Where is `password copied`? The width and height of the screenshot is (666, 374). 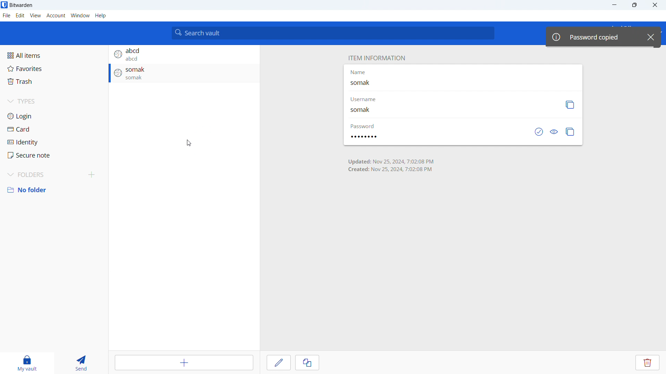
password copied is located at coordinates (593, 37).